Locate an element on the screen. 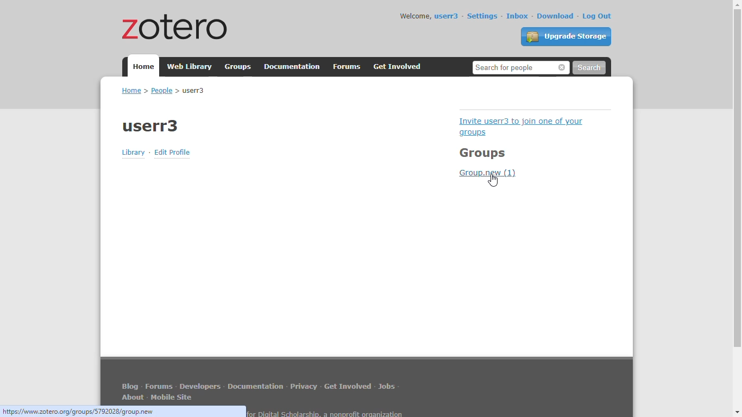 The image size is (742, 417). blog is located at coordinates (130, 386).